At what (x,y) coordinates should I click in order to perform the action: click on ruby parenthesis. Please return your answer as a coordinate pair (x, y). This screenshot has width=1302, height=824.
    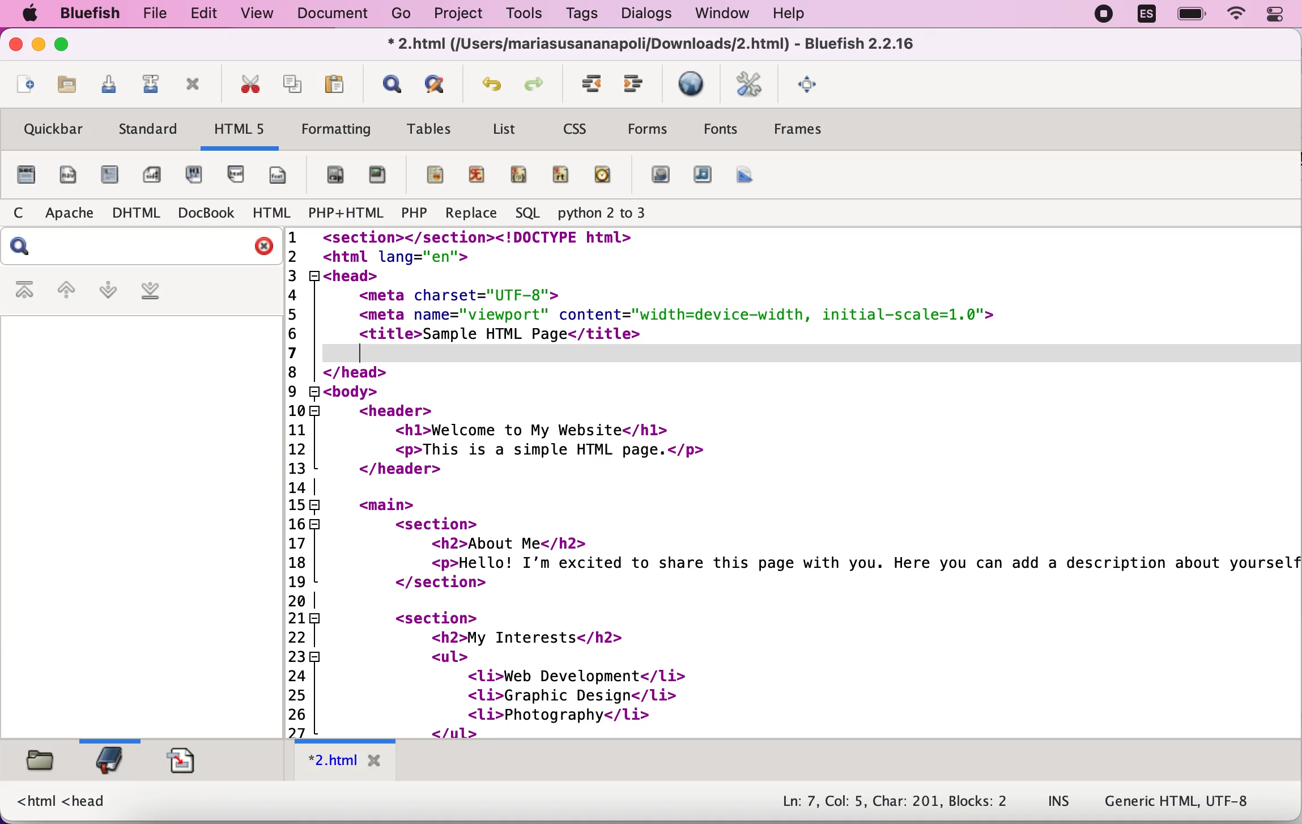
    Looking at the image, I should click on (520, 172).